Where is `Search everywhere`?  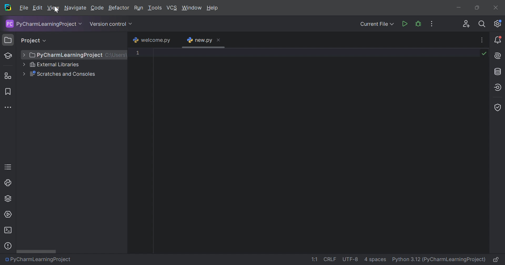
Search everywhere is located at coordinates (482, 25).